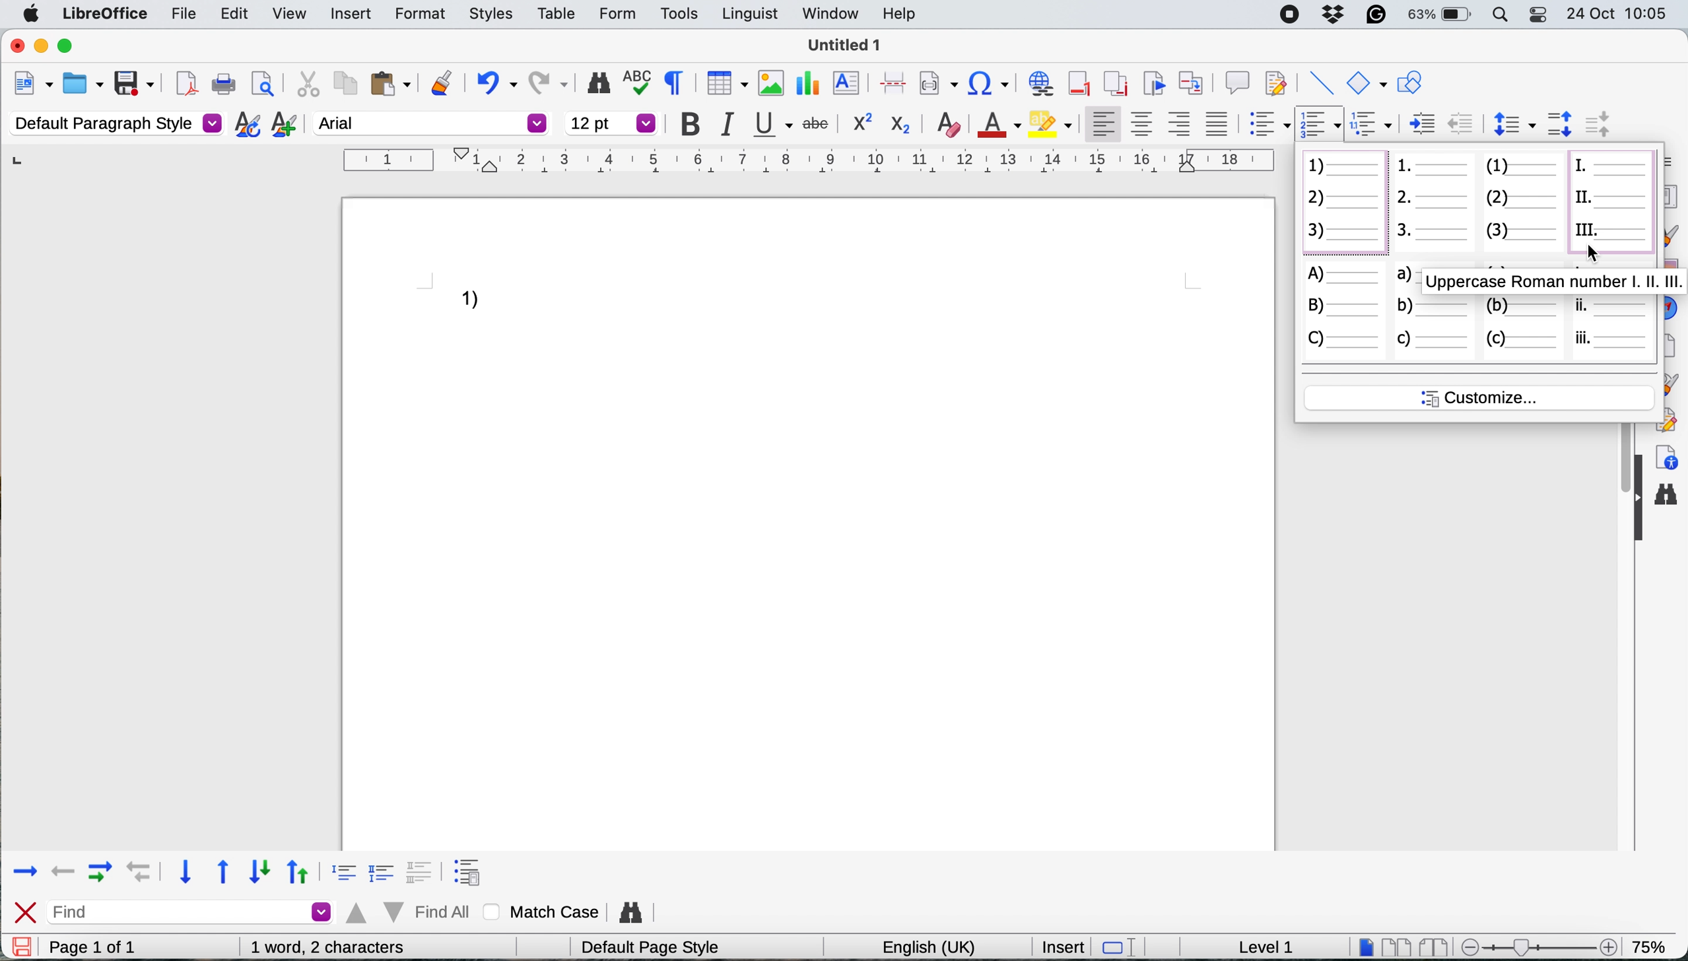 The height and width of the screenshot is (961, 1688). What do you see at coordinates (725, 85) in the screenshot?
I see `insert table` at bounding box center [725, 85].